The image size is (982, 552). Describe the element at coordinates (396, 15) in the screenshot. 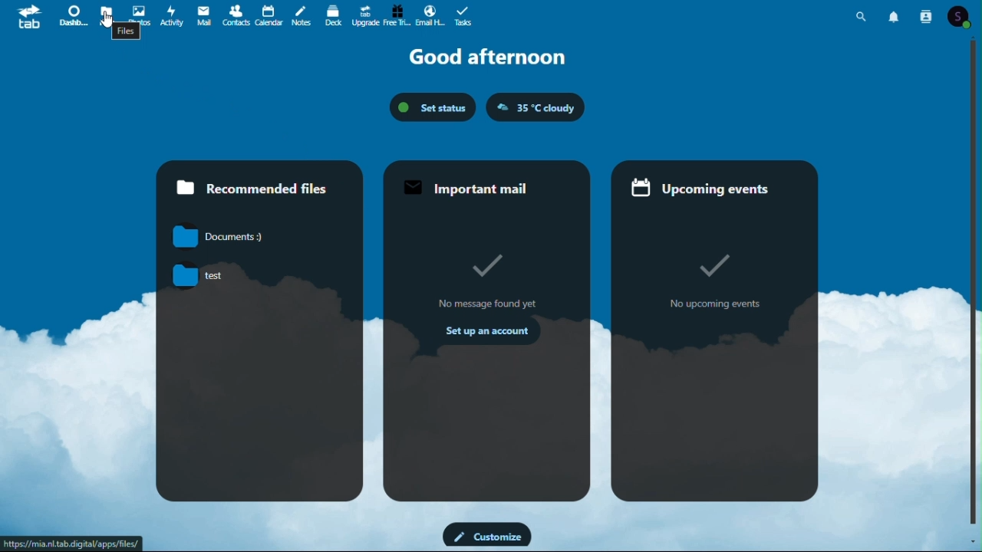

I see `Free trial` at that location.